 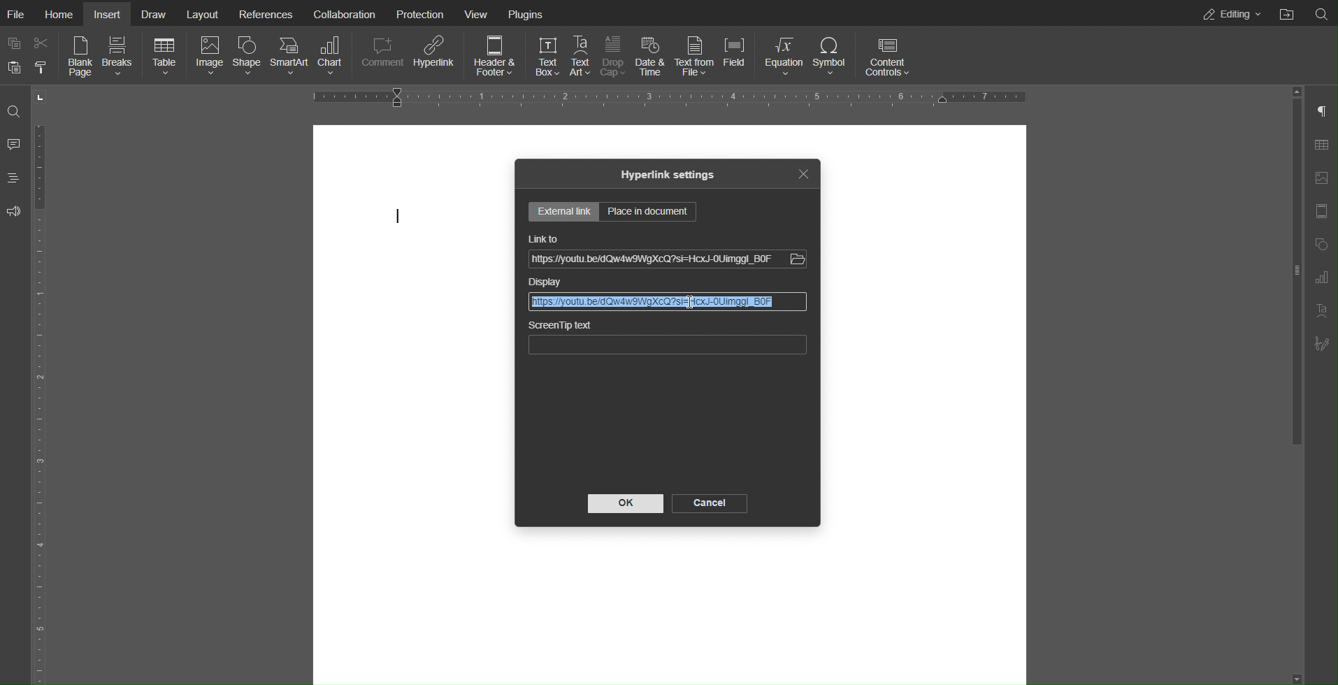 I want to click on References, so click(x=266, y=13).